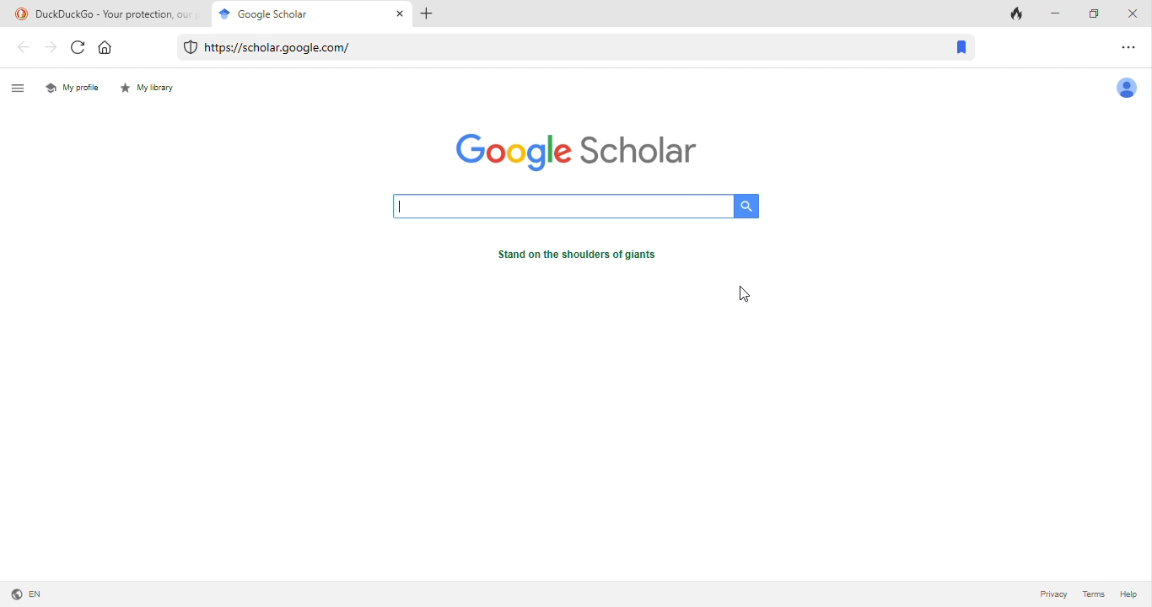  Describe the element at coordinates (564, 207) in the screenshot. I see `search bar` at that location.